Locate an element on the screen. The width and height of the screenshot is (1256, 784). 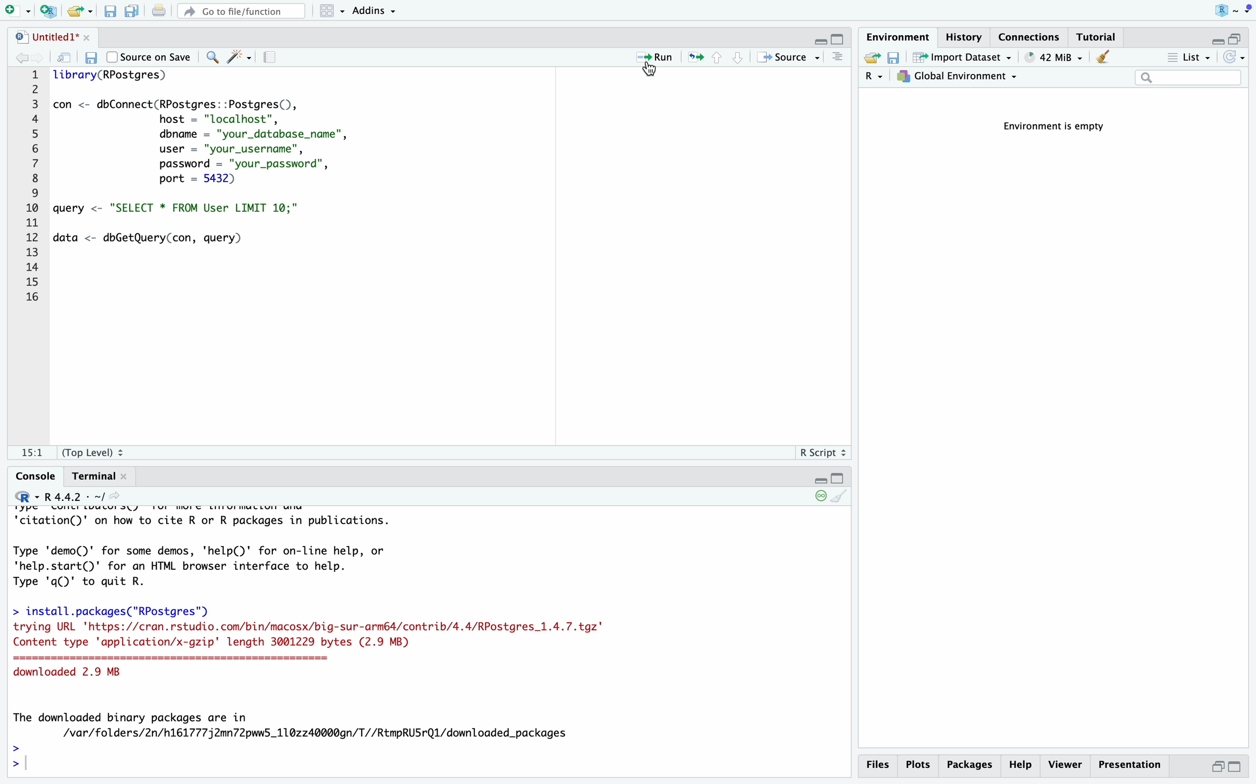
query to select is located at coordinates (186, 208).